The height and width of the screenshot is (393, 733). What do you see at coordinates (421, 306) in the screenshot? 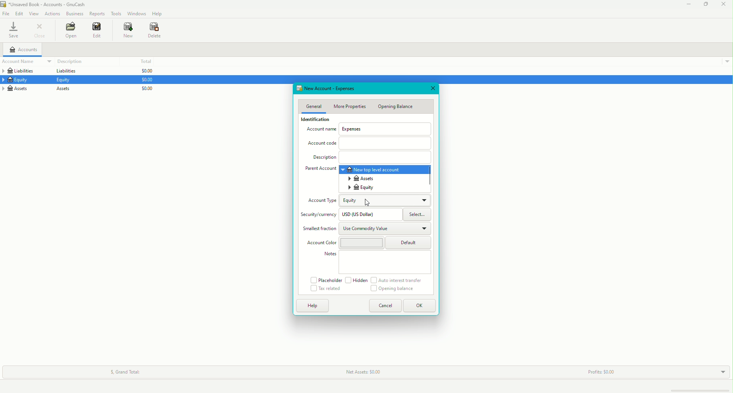
I see `OK` at bounding box center [421, 306].